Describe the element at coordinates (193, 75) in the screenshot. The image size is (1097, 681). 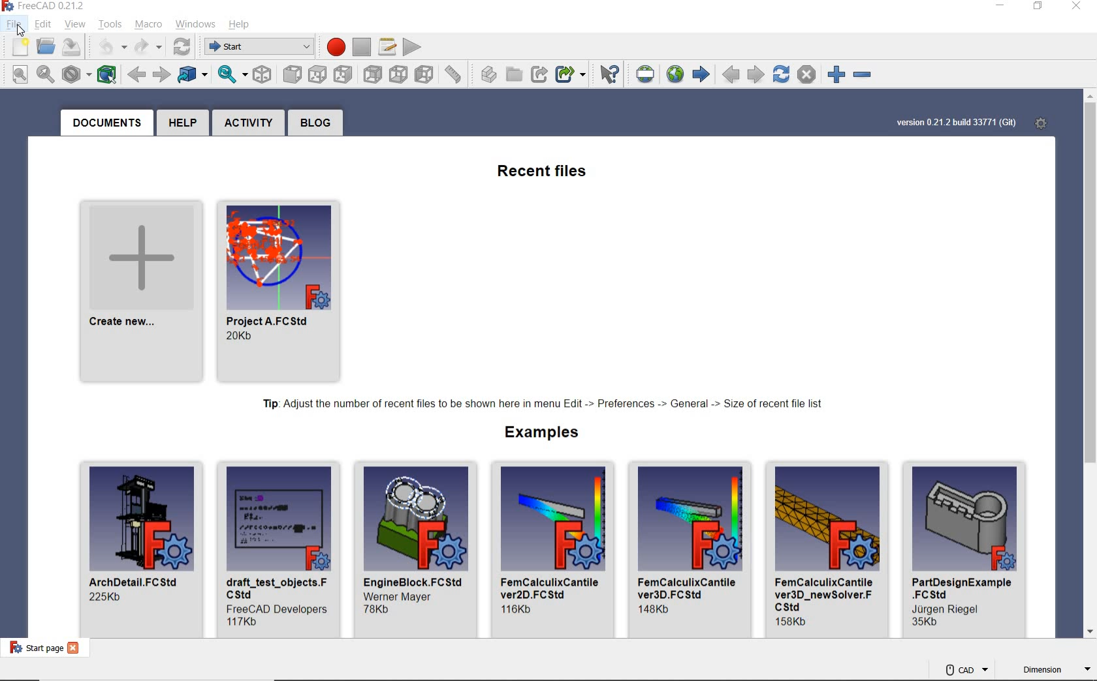
I see `GO TO LINKED OBJECT` at that location.